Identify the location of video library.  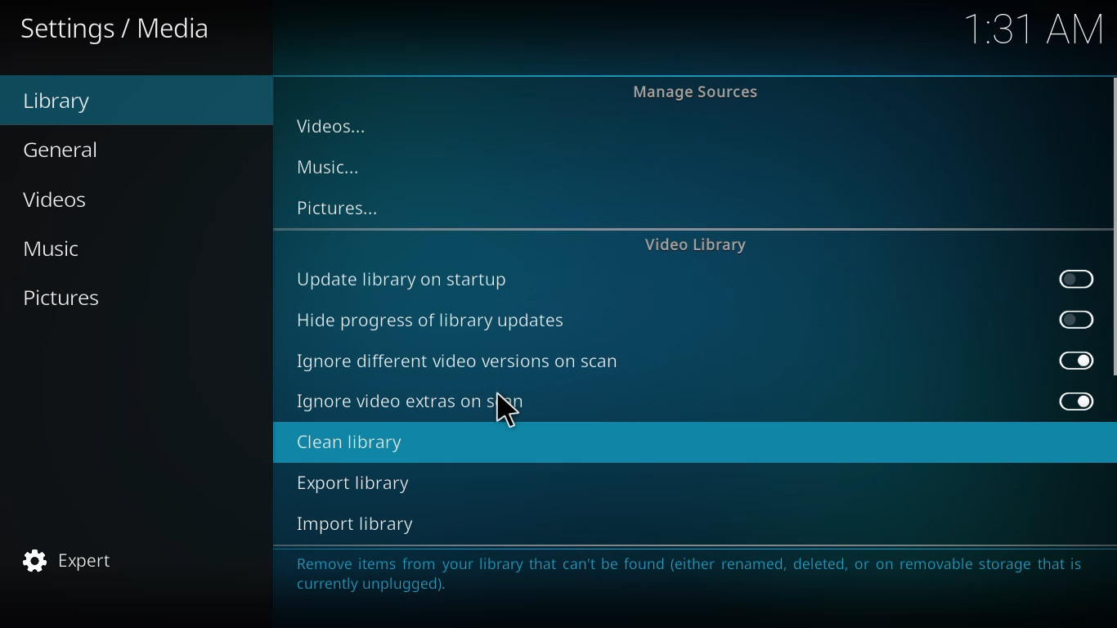
(691, 246).